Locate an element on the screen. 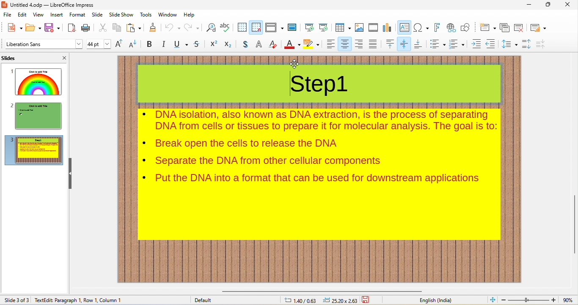 The image size is (578, 305). maximize is located at coordinates (549, 4).